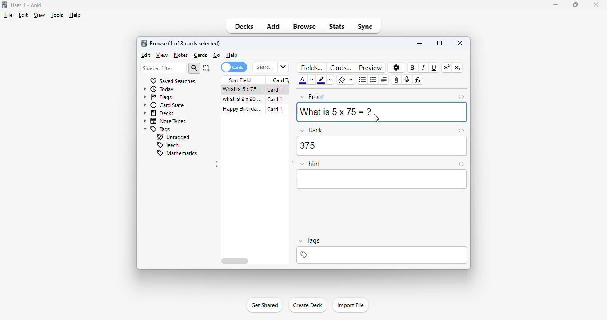 The height and width of the screenshot is (320, 607). What do you see at coordinates (419, 80) in the screenshot?
I see `equations` at bounding box center [419, 80].